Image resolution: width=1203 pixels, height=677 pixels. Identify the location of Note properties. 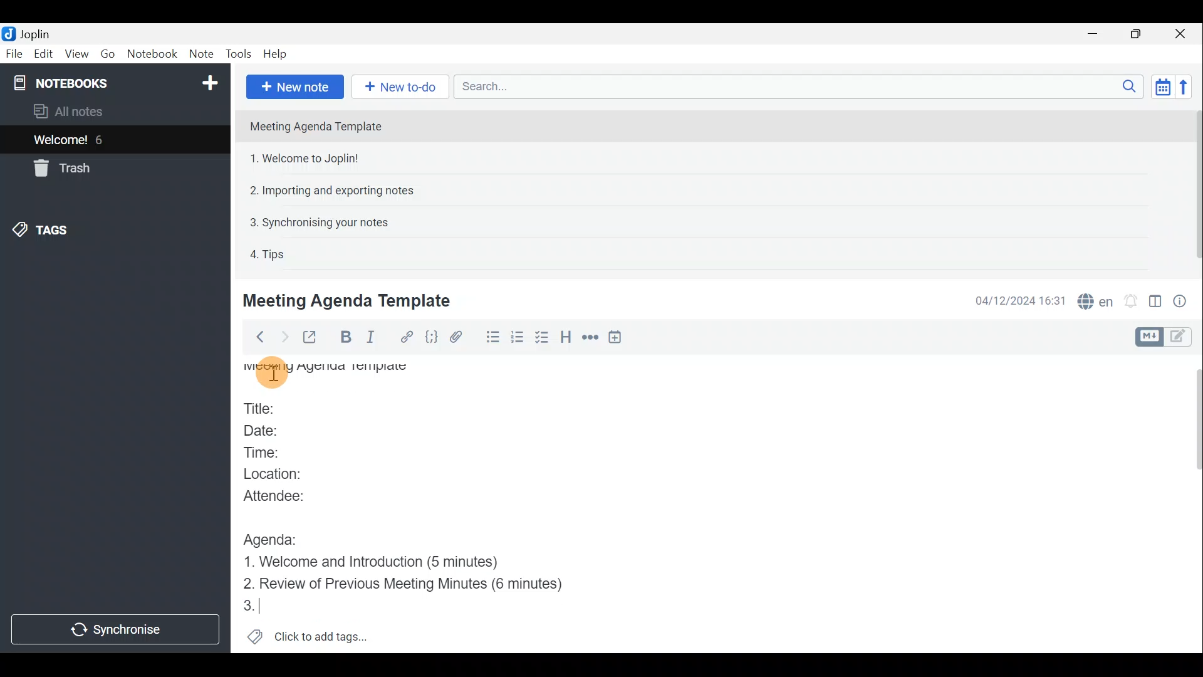
(1184, 300).